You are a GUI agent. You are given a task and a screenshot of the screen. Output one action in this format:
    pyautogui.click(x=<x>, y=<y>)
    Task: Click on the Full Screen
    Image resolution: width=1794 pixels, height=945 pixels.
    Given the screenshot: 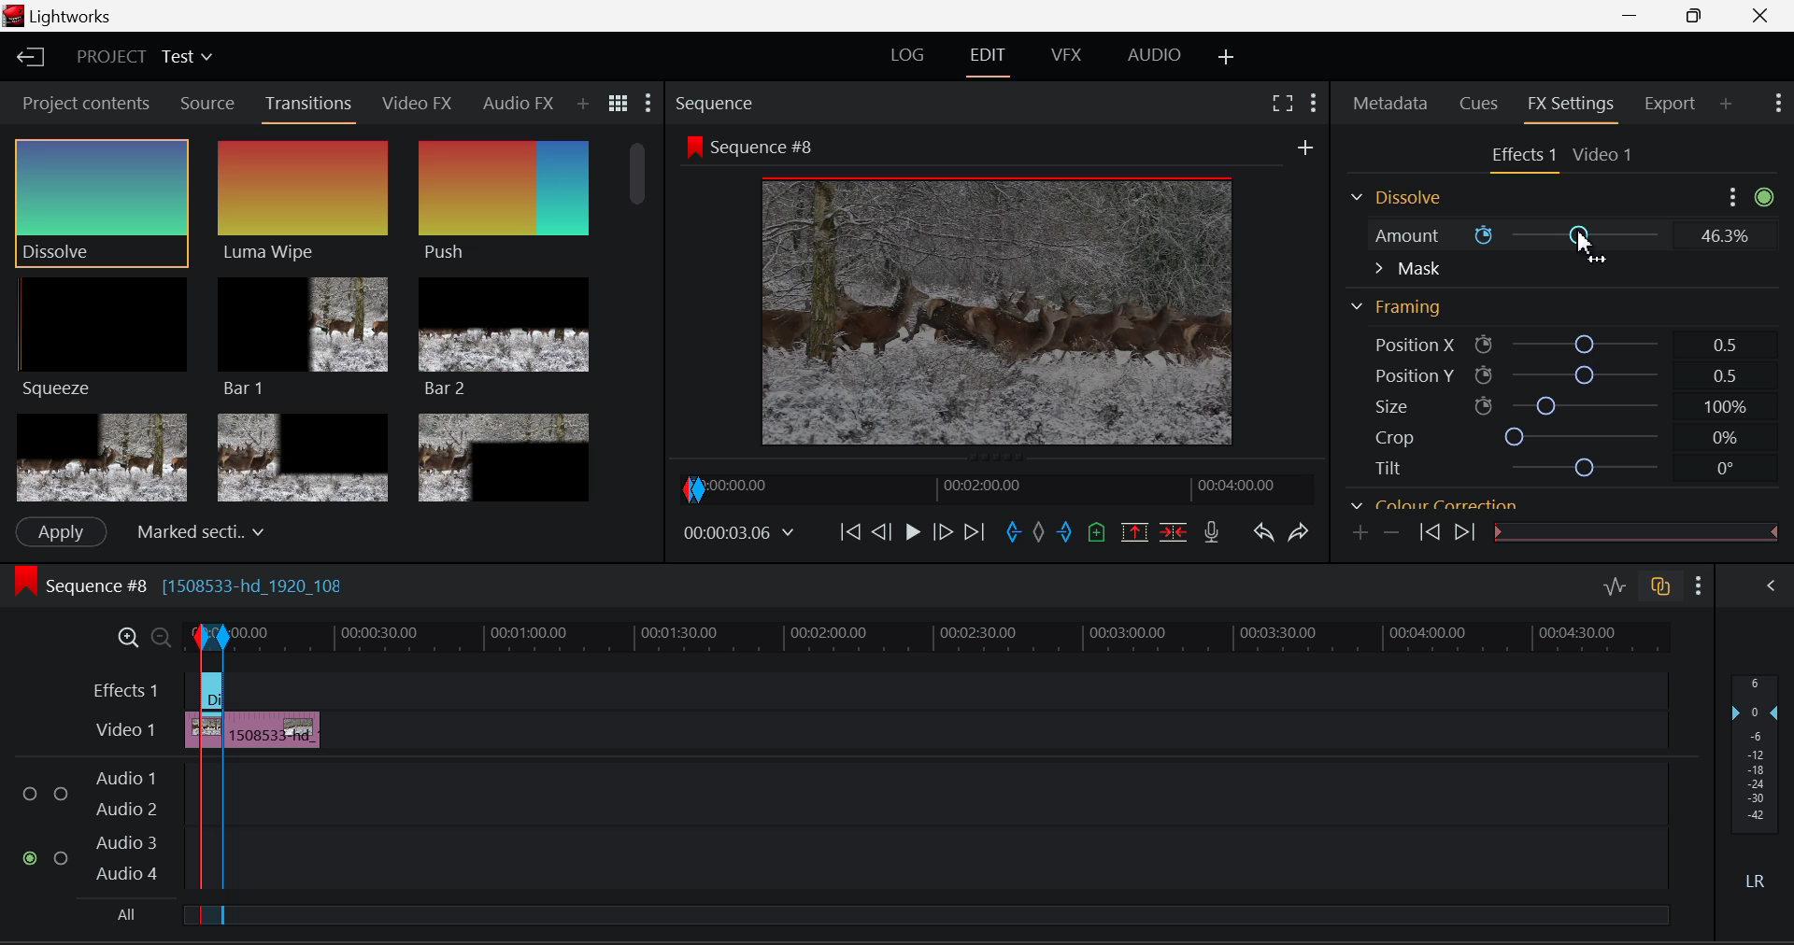 What is the action you would take?
    pyautogui.click(x=1285, y=103)
    